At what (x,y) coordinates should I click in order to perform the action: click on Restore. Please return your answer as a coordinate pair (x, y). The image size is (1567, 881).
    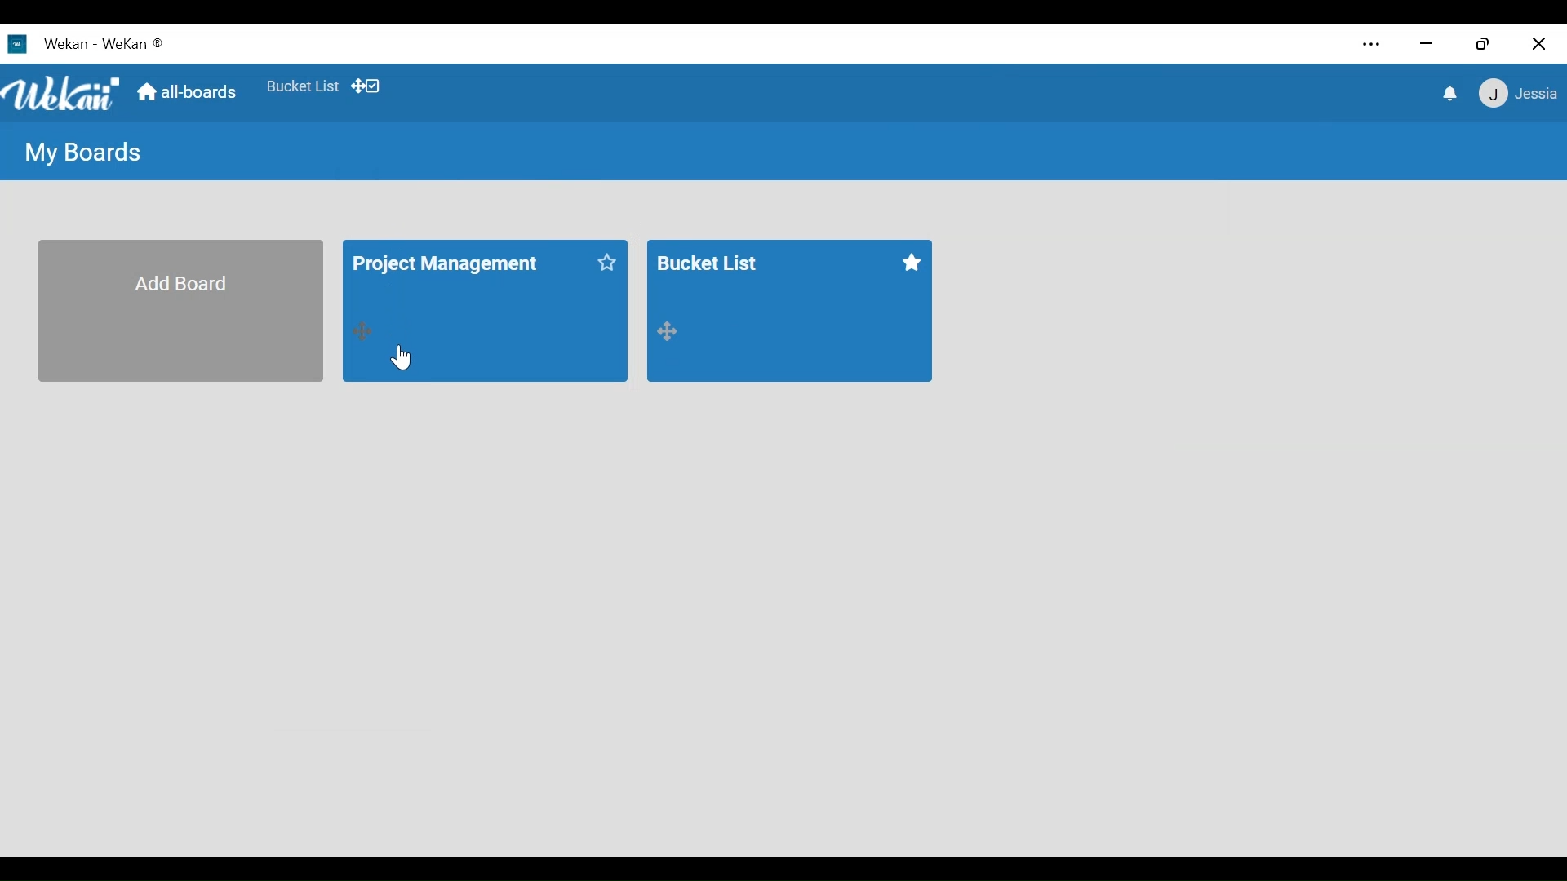
    Looking at the image, I should click on (1480, 44).